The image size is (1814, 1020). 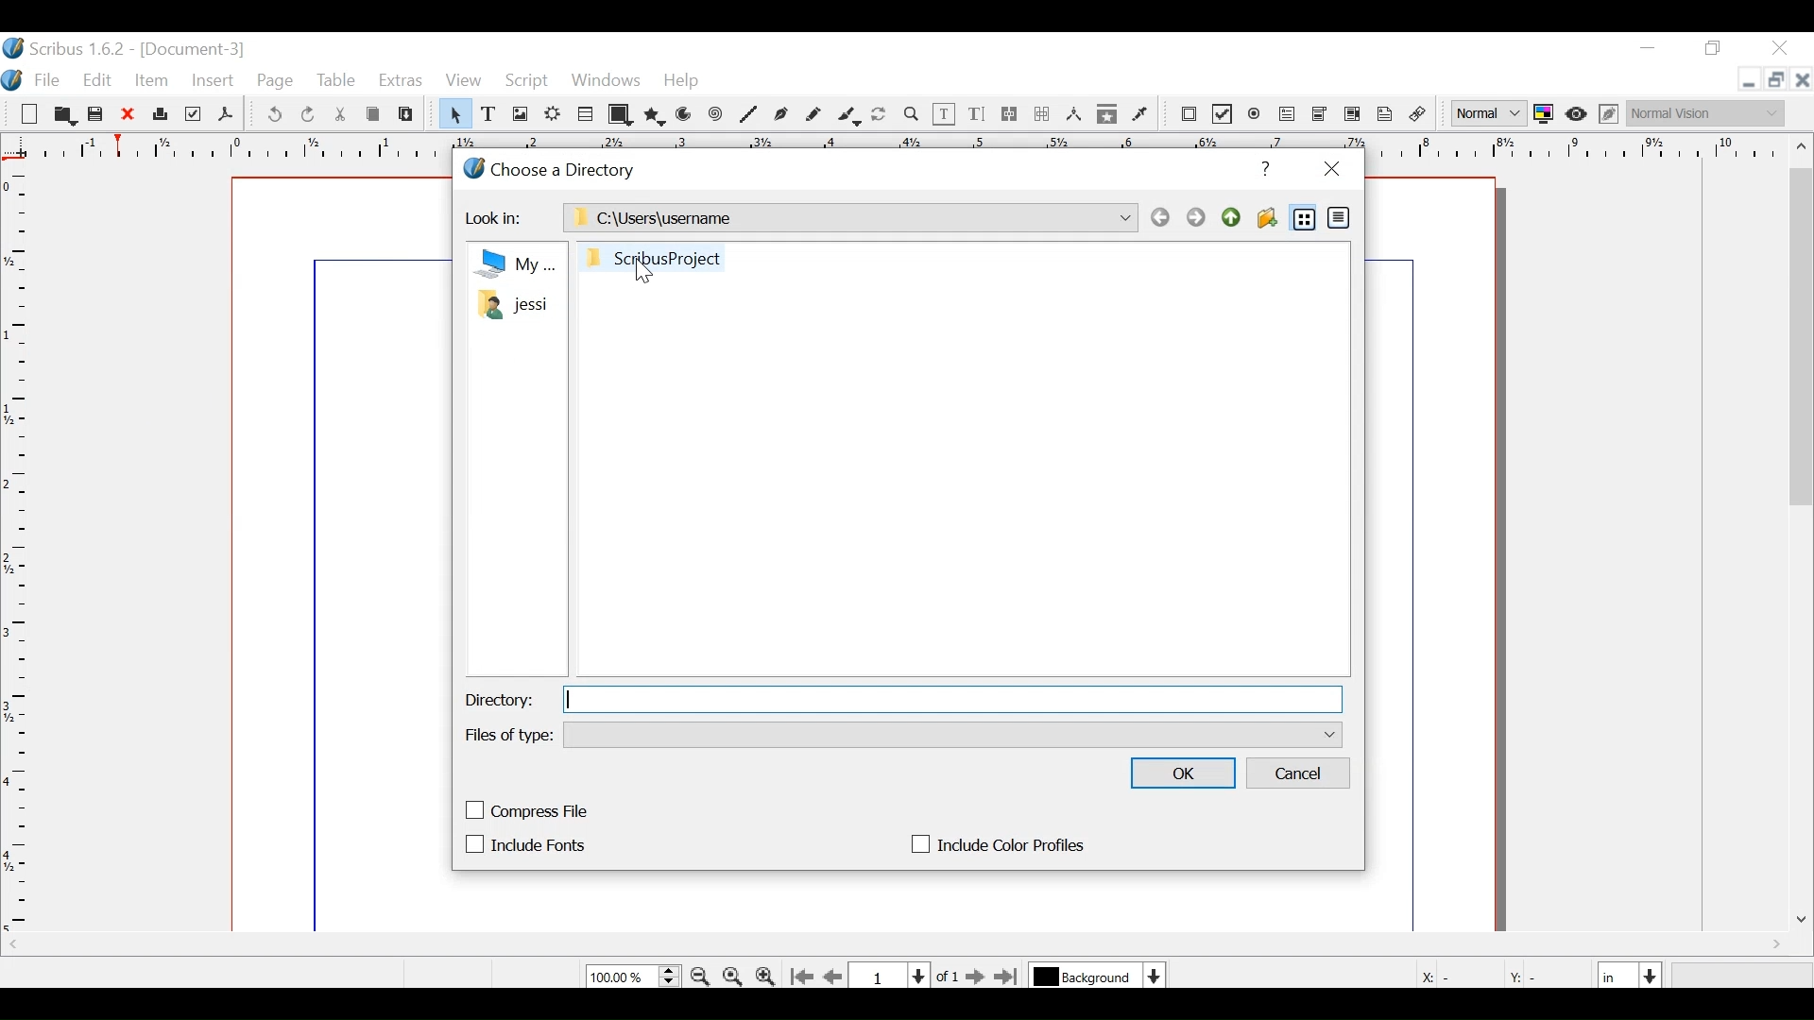 I want to click on Print, so click(x=160, y=115).